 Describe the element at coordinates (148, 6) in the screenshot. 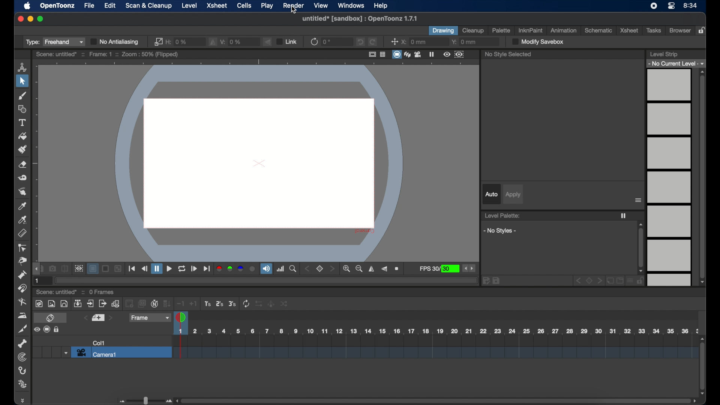

I see `scan & cleanup` at that location.